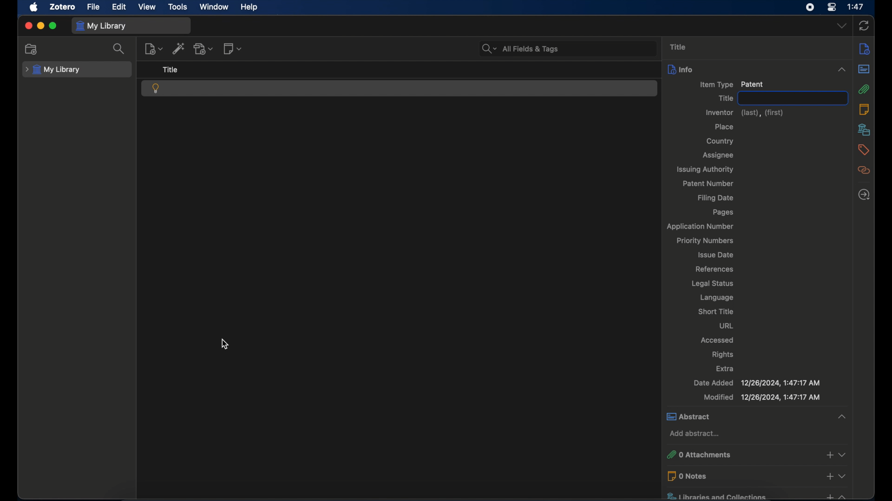 This screenshot has width=892, height=501. Describe the element at coordinates (717, 297) in the screenshot. I see `language` at that location.